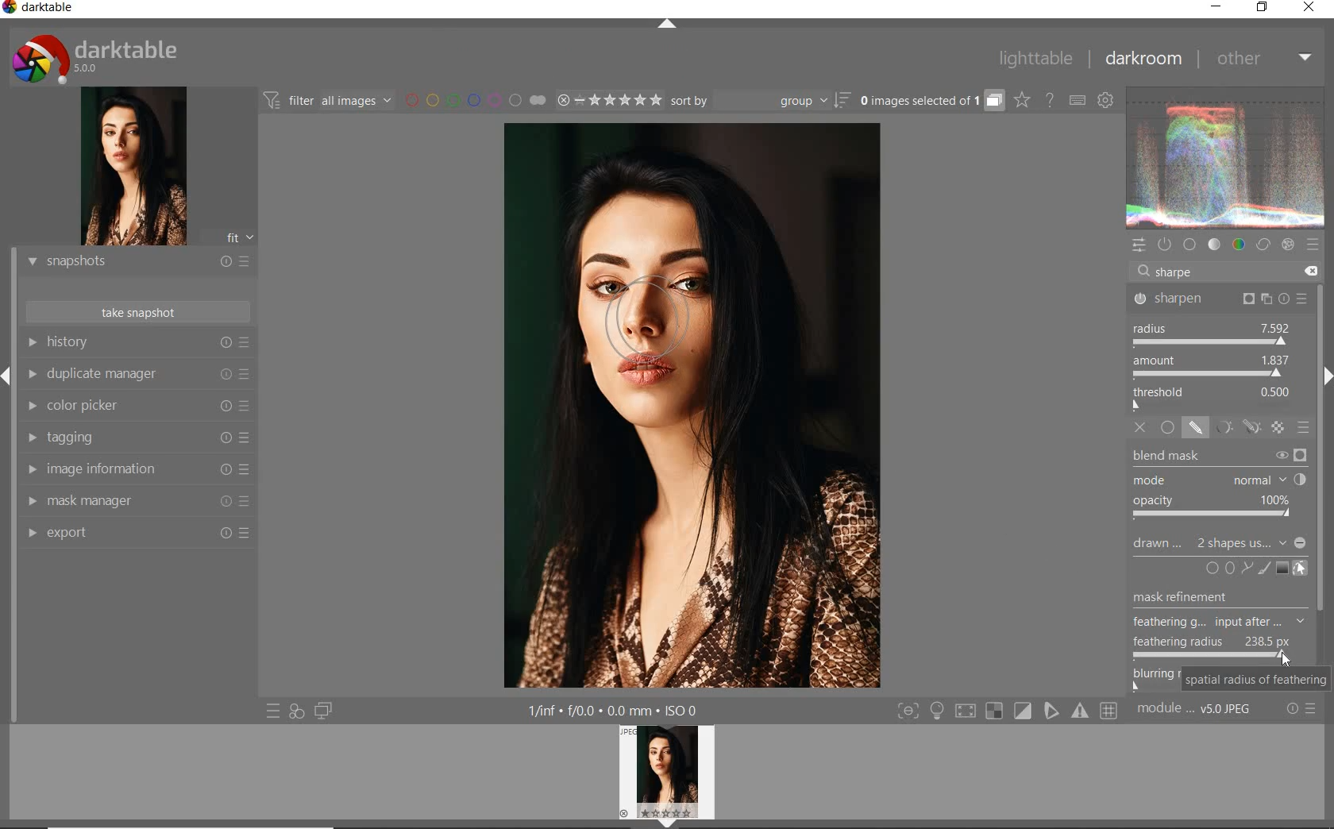 Image resolution: width=1334 pixels, height=829 pixels. What do you see at coordinates (140, 376) in the screenshot?
I see `DUPLICATE MANAGER` at bounding box center [140, 376].